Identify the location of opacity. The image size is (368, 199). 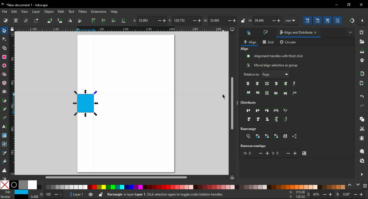
(47, 195).